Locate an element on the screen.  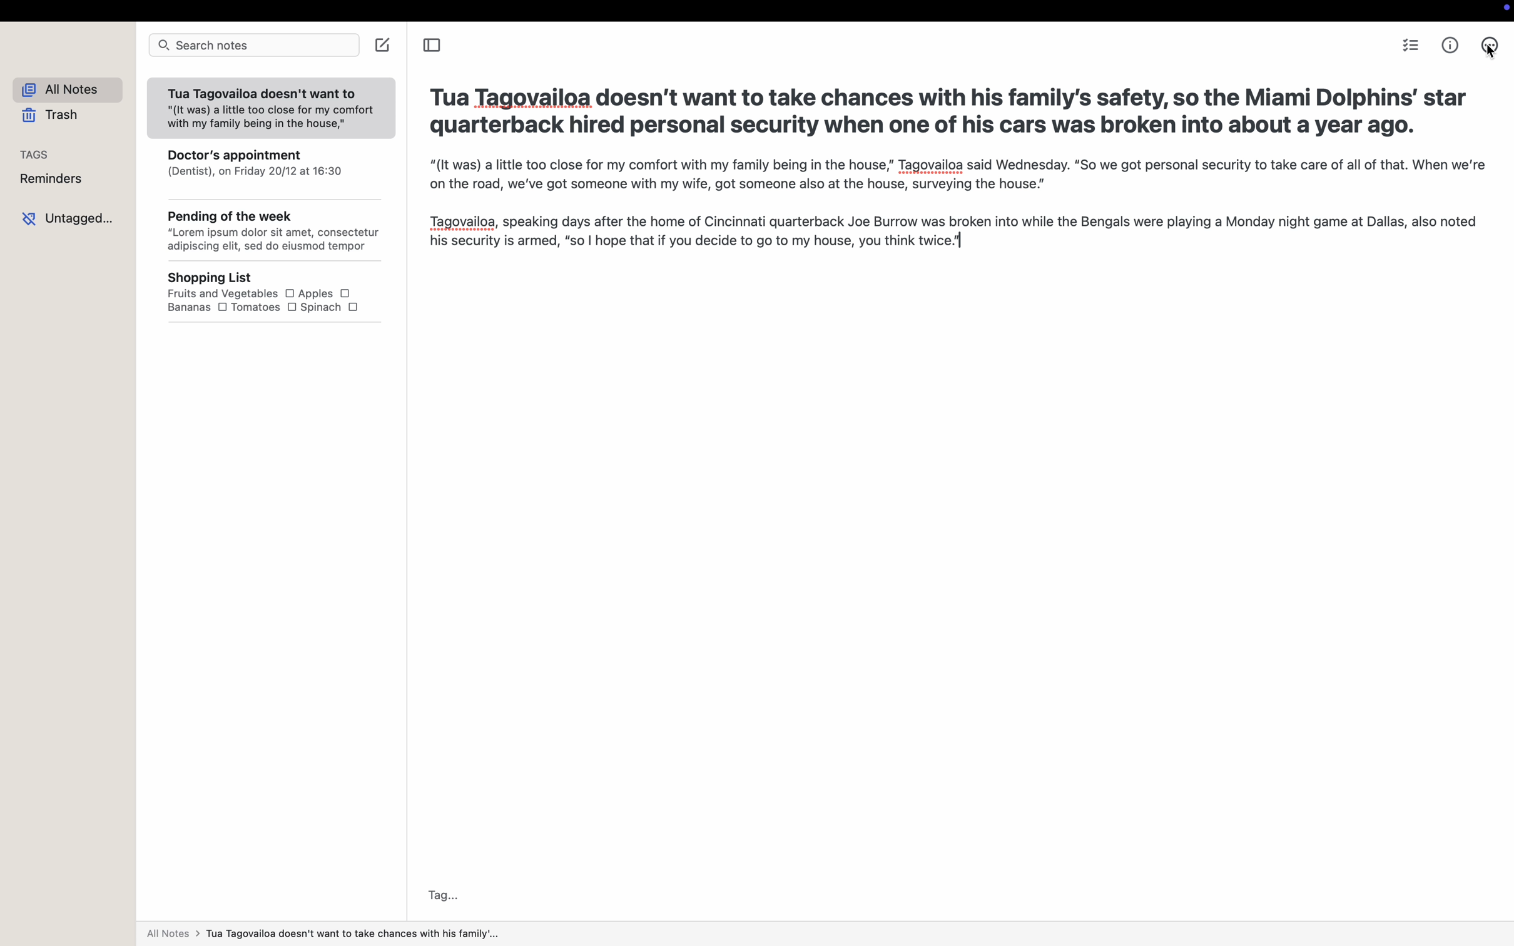
metrics is located at coordinates (1451, 45).